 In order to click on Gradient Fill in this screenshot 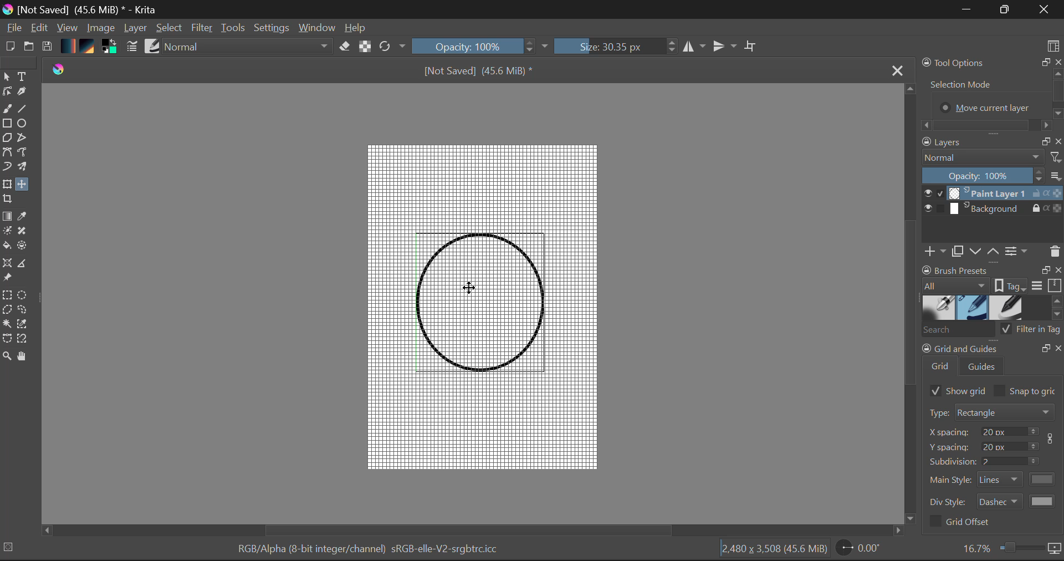, I will do `click(7, 216)`.